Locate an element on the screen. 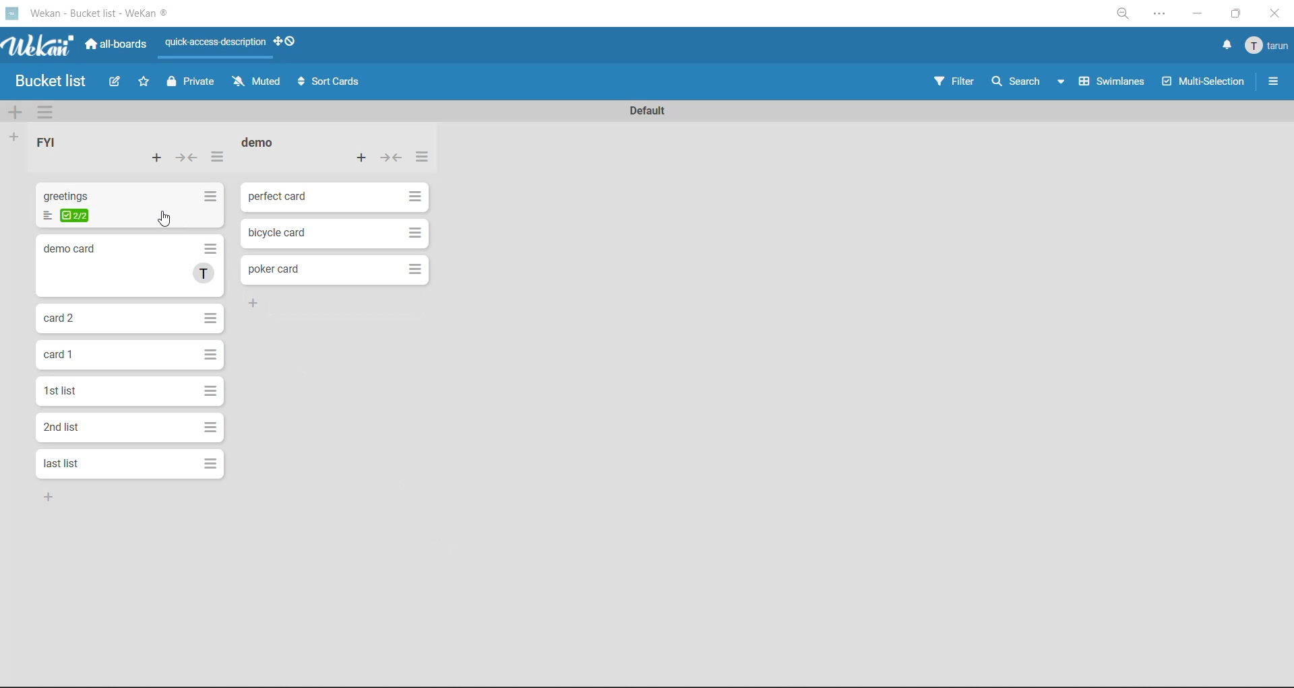 This screenshot has width=1294, height=688. filter is located at coordinates (954, 81).